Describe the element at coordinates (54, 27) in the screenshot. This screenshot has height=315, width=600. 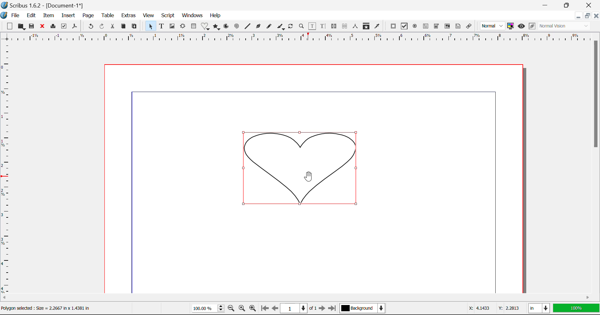
I see `Print` at that location.